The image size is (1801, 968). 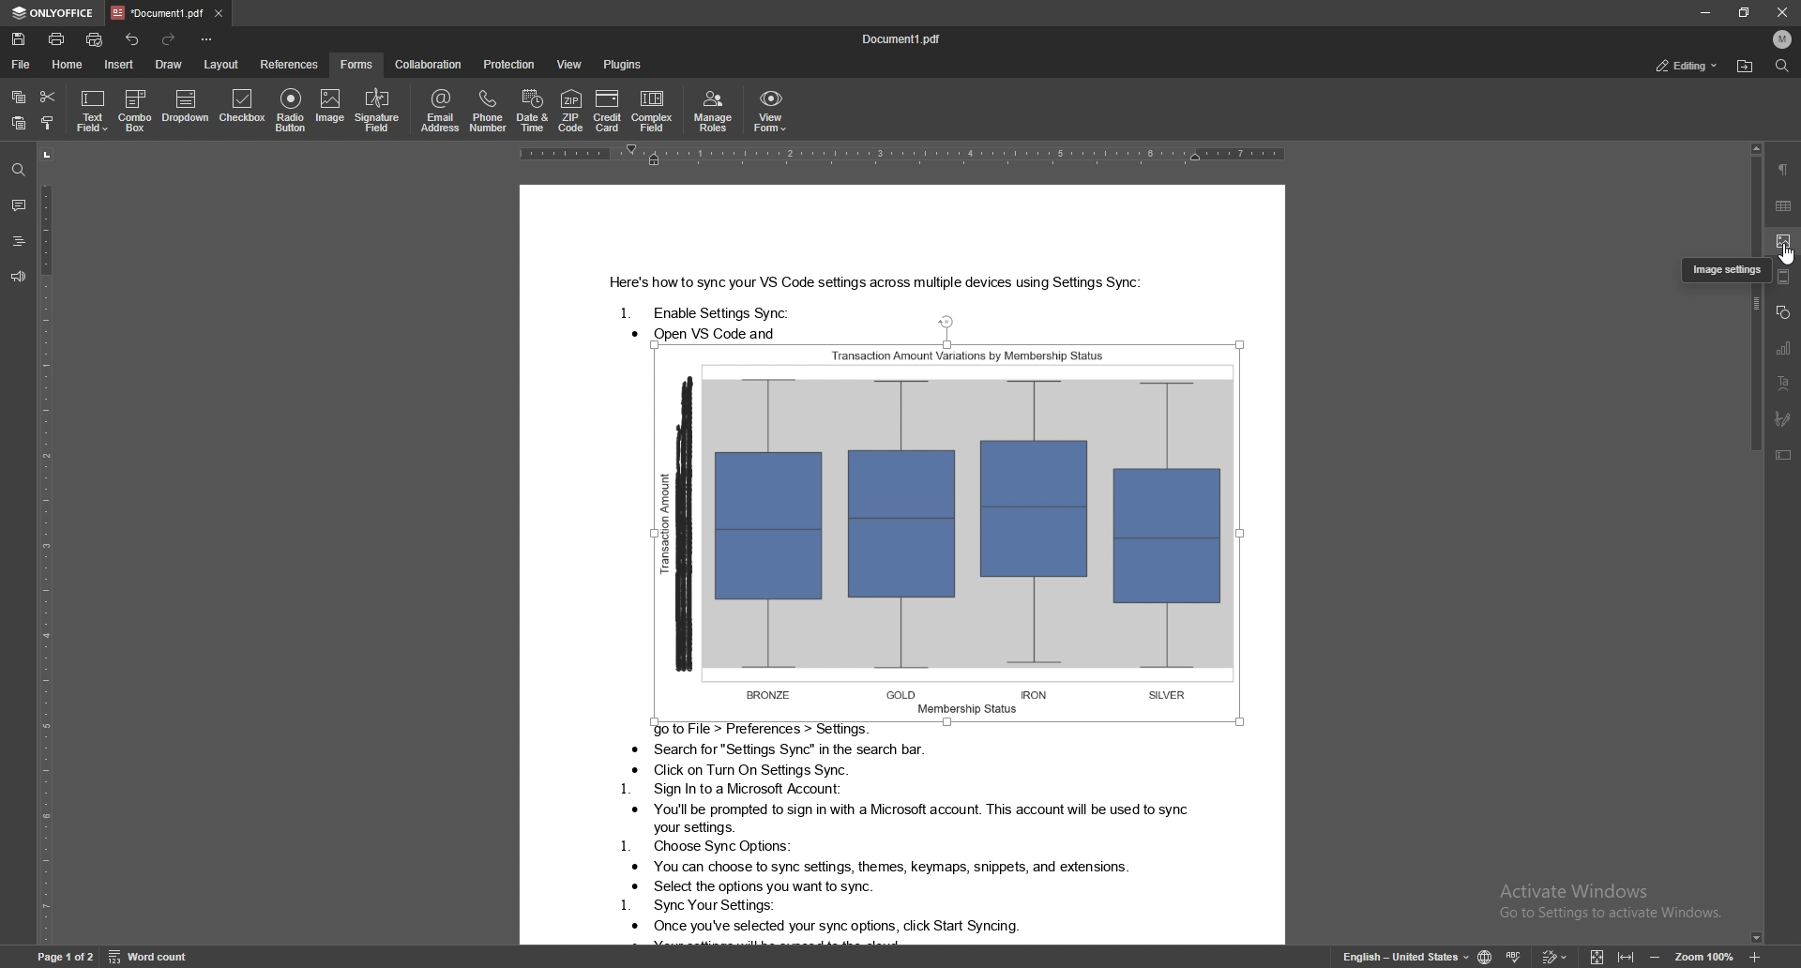 I want to click on signature field, so click(x=1782, y=418).